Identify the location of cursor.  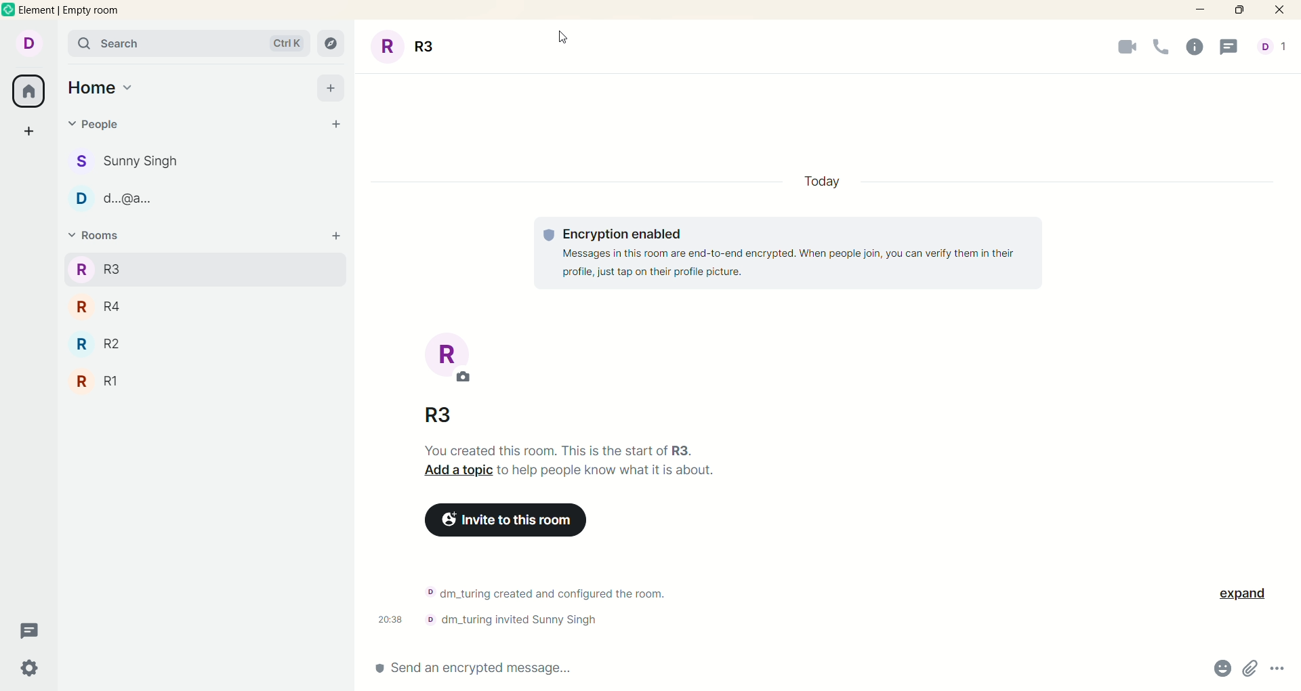
(566, 39).